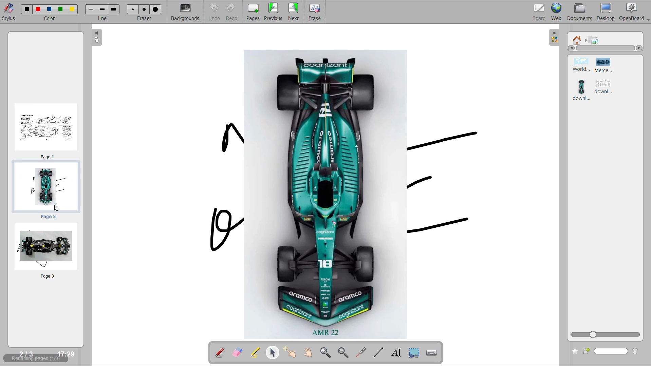  I want to click on Medium eraser, so click(144, 9).